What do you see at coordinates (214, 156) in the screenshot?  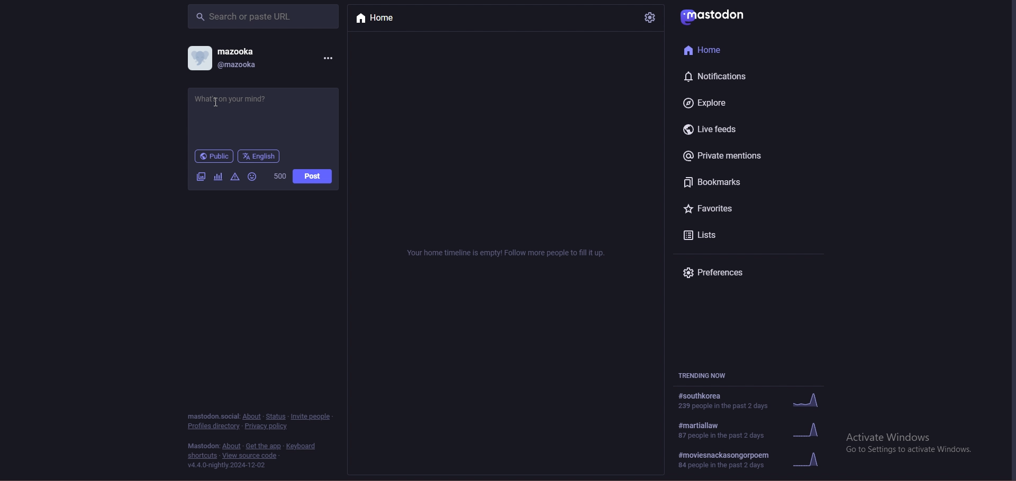 I see `public` at bounding box center [214, 156].